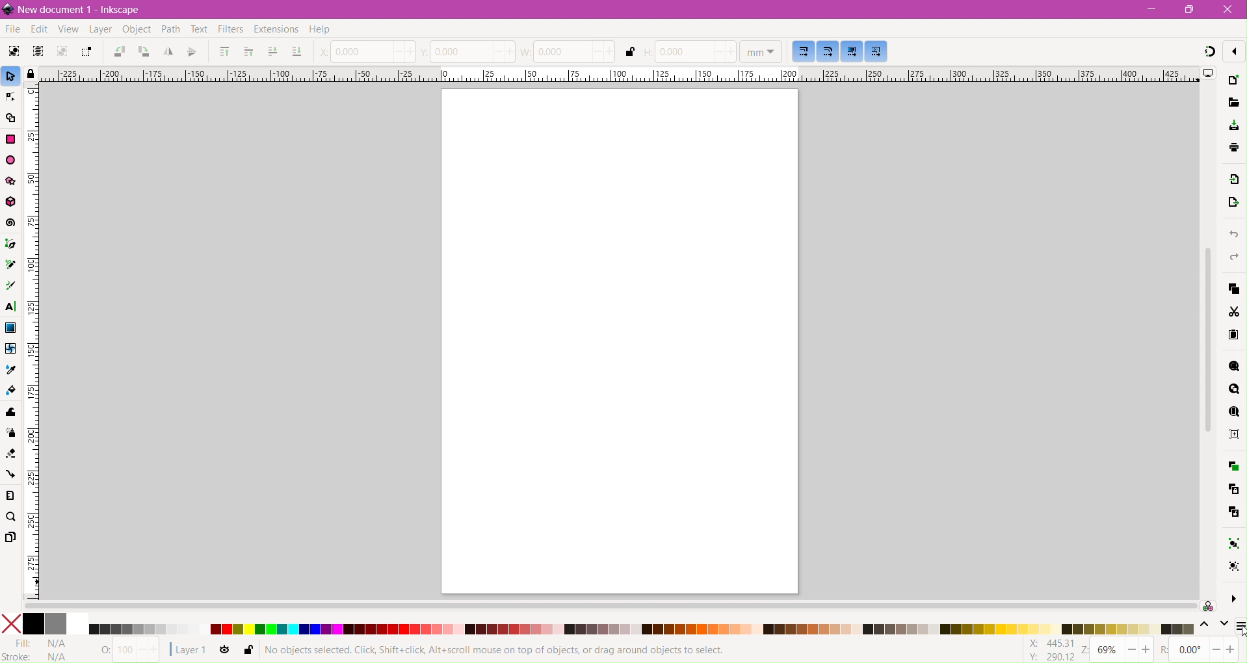  I want to click on Colors, so click(44, 624).